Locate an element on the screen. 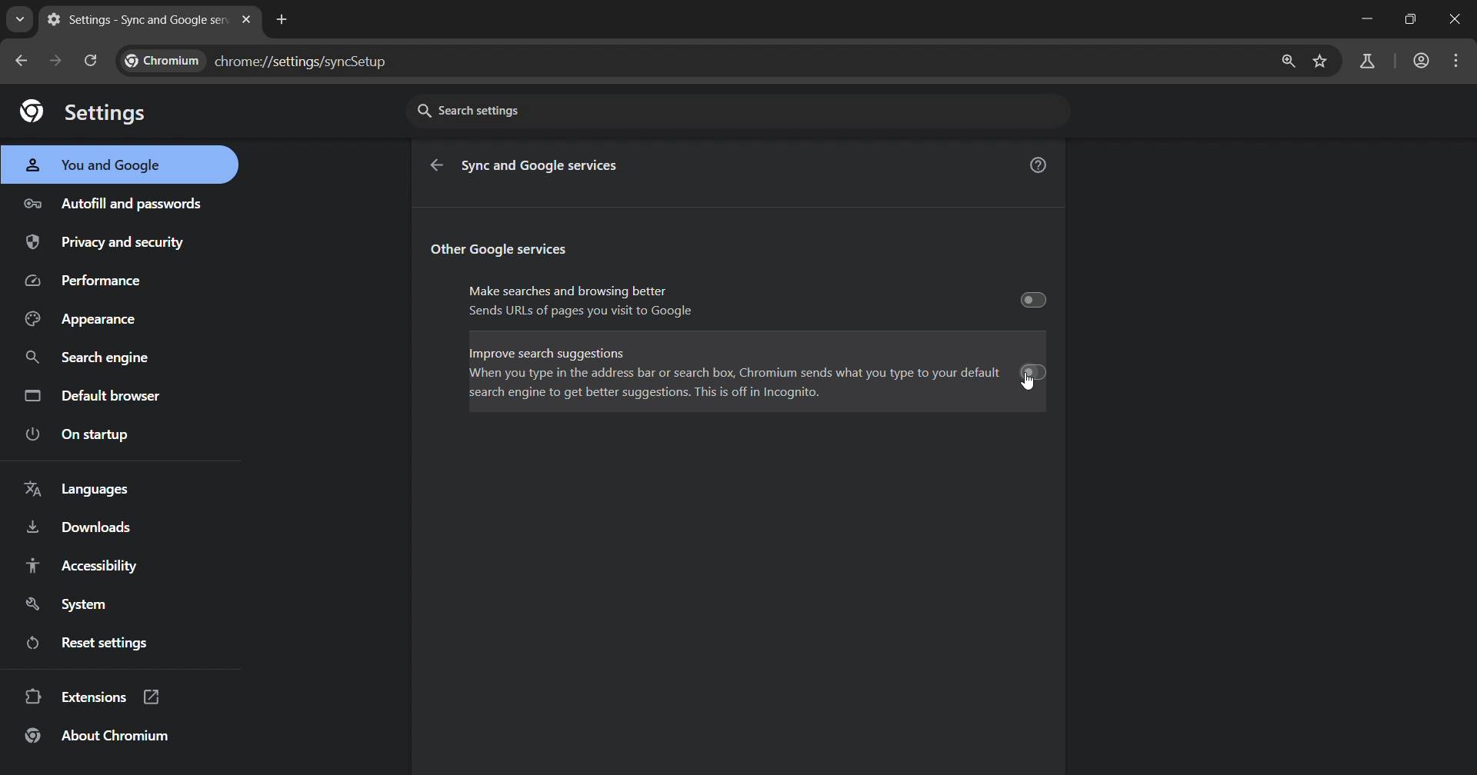 The image size is (1477, 775). performance  is located at coordinates (86, 281).